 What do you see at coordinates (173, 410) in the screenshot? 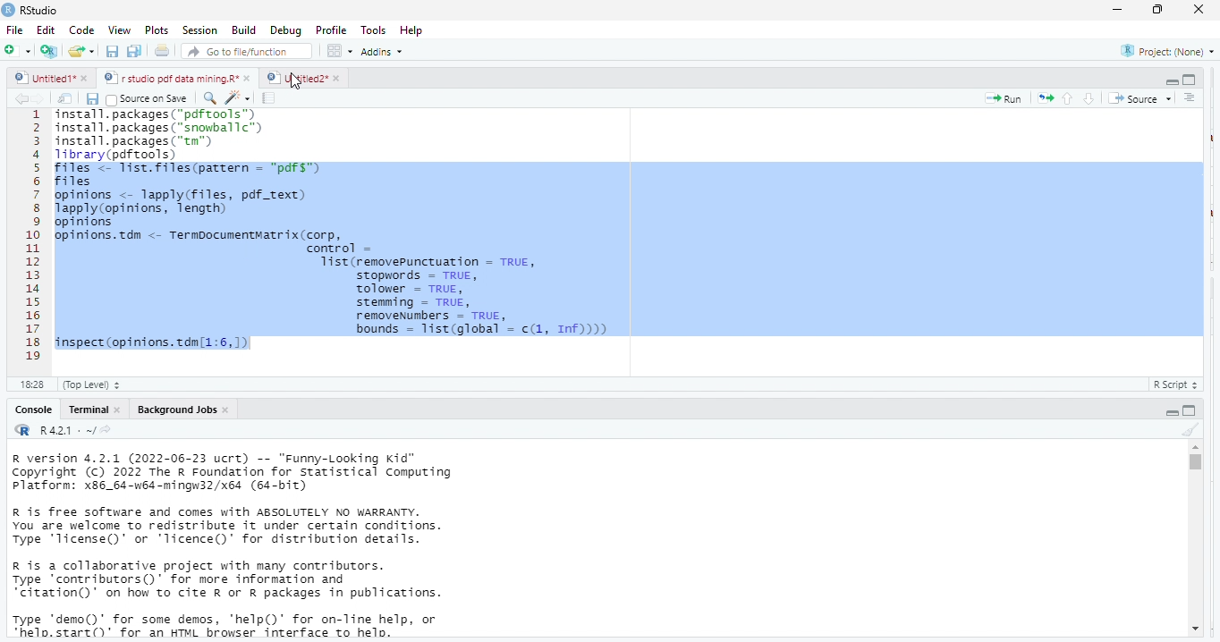
I see `background jobs` at bounding box center [173, 410].